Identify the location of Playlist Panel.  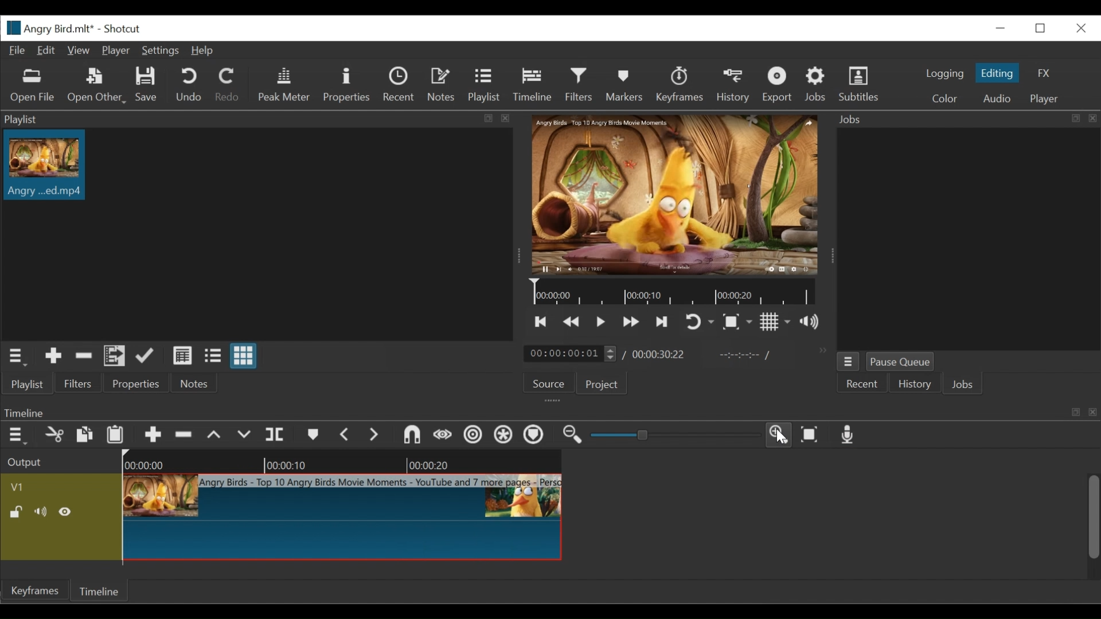
(263, 117).